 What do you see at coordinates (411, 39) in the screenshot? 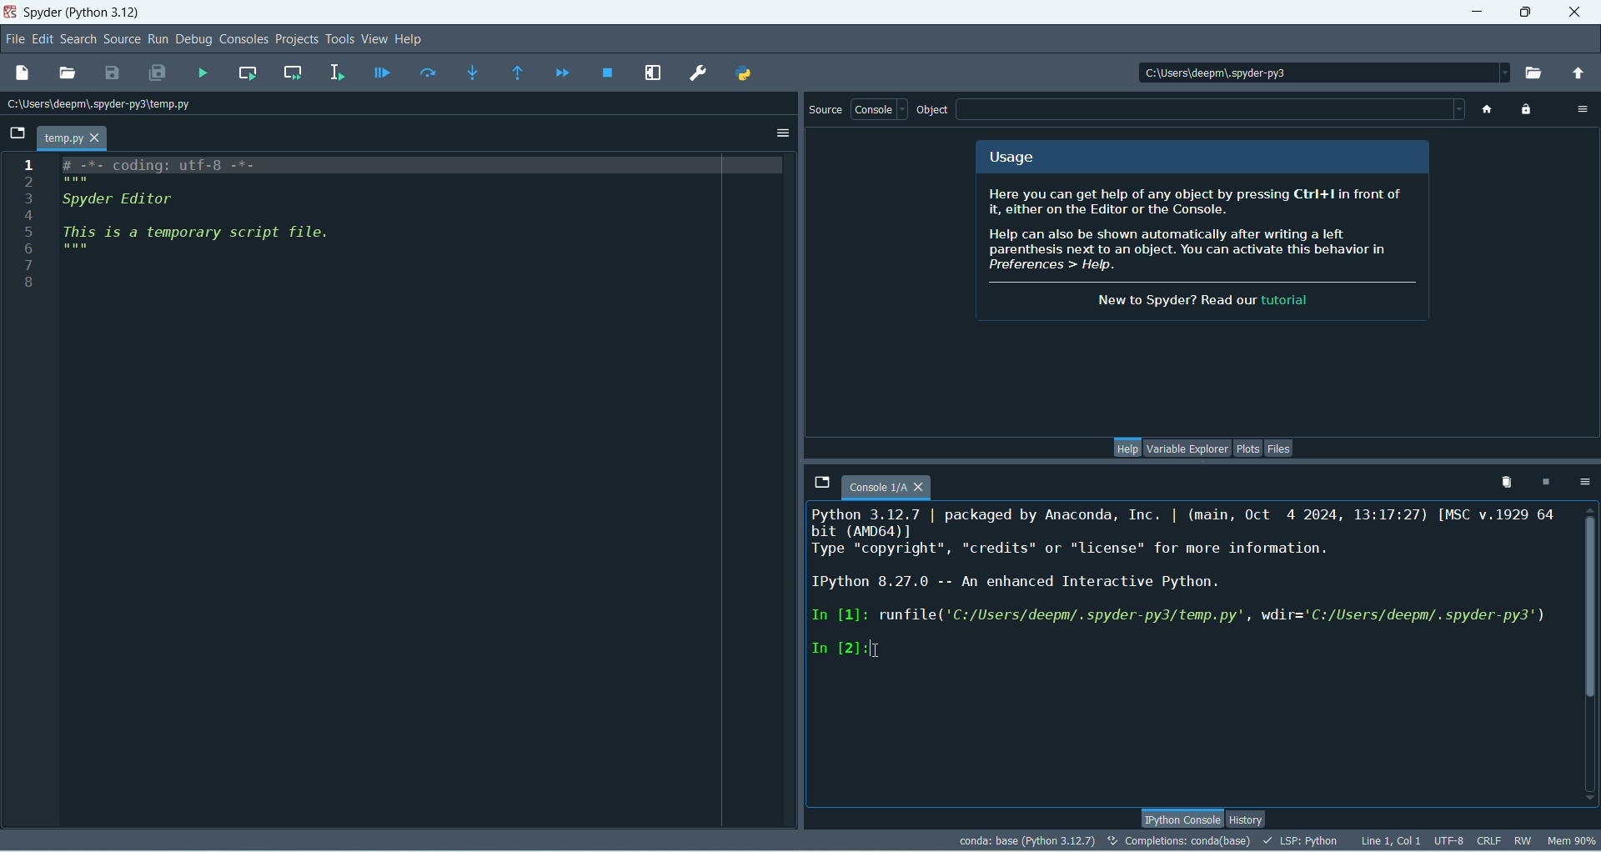
I see `help` at bounding box center [411, 39].